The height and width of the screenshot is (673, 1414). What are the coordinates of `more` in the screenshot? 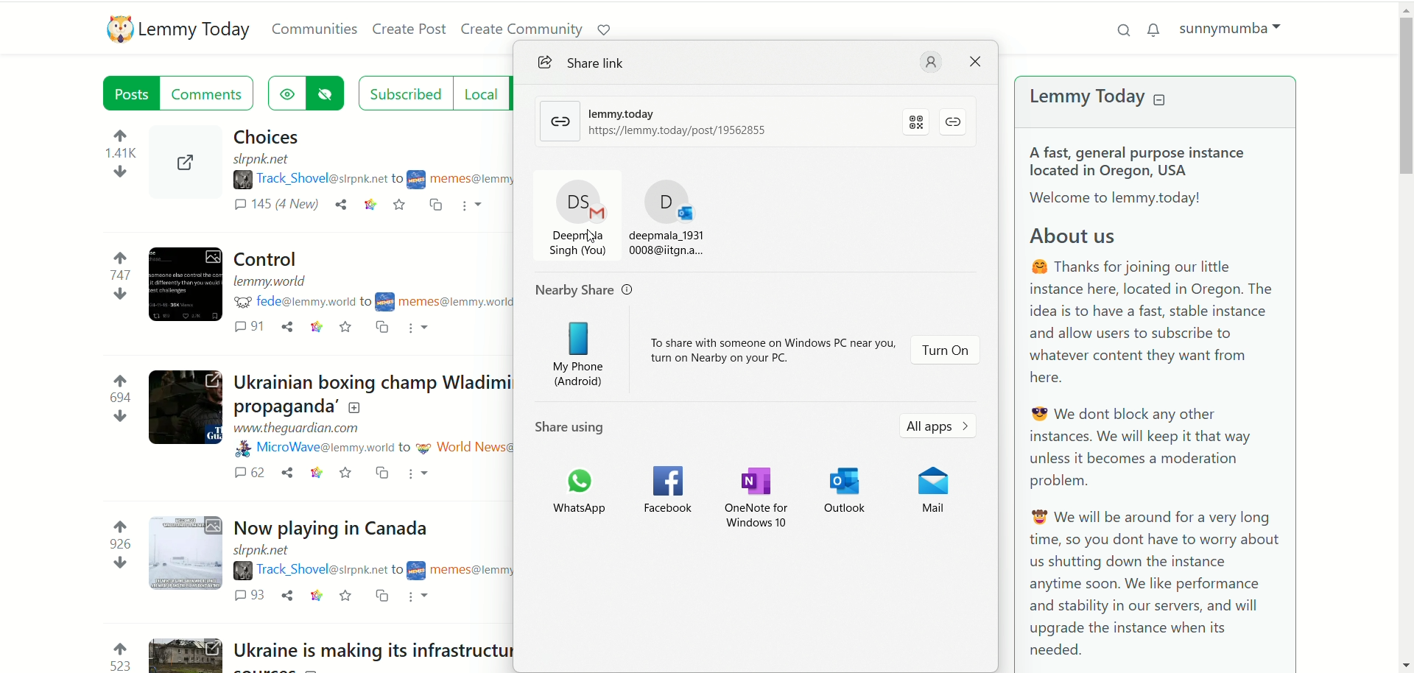 It's located at (423, 328).